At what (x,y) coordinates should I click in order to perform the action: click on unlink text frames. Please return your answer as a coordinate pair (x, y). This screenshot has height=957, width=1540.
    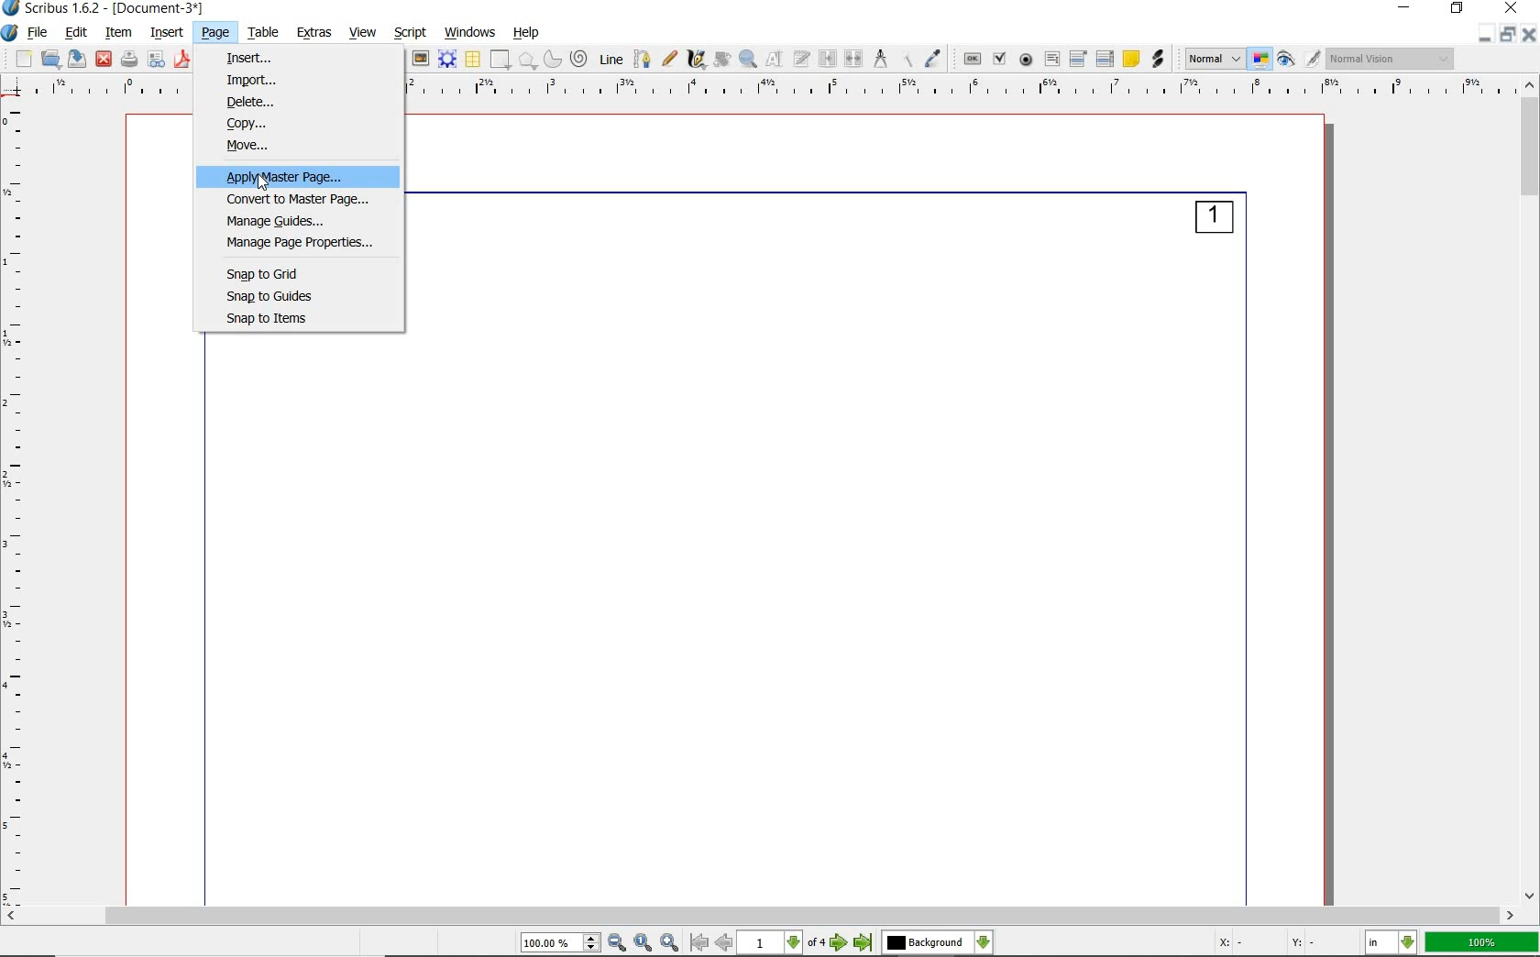
    Looking at the image, I should click on (854, 59).